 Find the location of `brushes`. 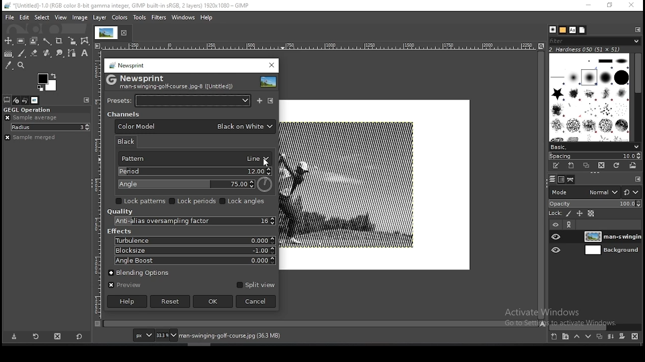

brushes is located at coordinates (552, 29).